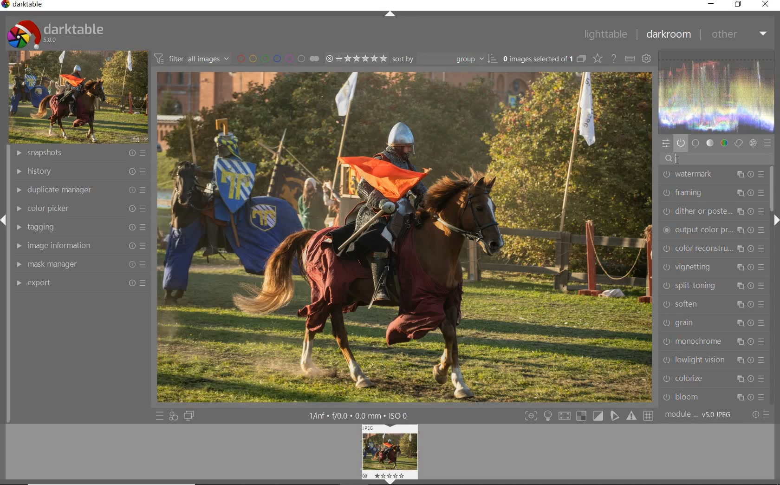 The height and width of the screenshot is (485, 780). Describe the element at coordinates (598, 58) in the screenshot. I see `change type of overlays` at that location.